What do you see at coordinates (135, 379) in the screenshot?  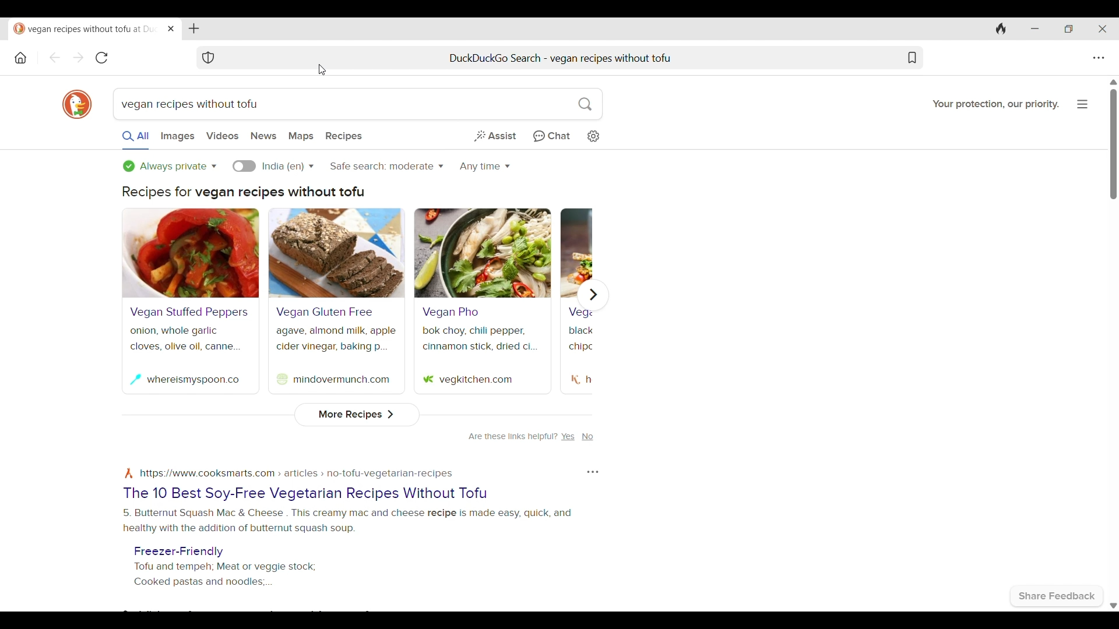 I see `Site logo` at bounding box center [135, 379].